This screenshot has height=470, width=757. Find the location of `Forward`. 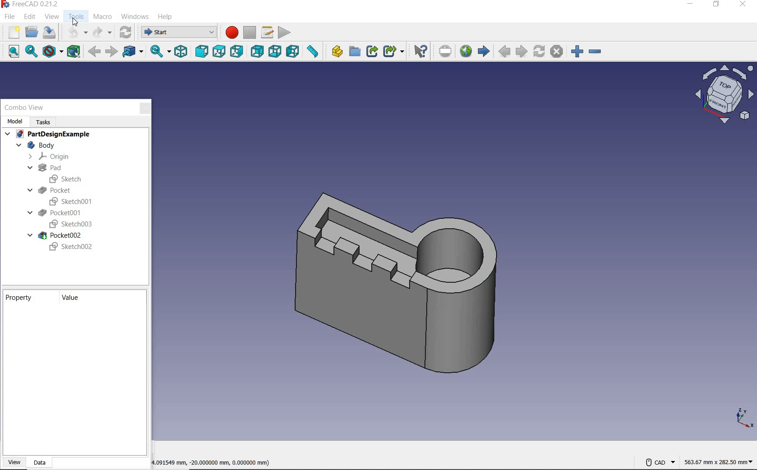

Forward is located at coordinates (111, 50).